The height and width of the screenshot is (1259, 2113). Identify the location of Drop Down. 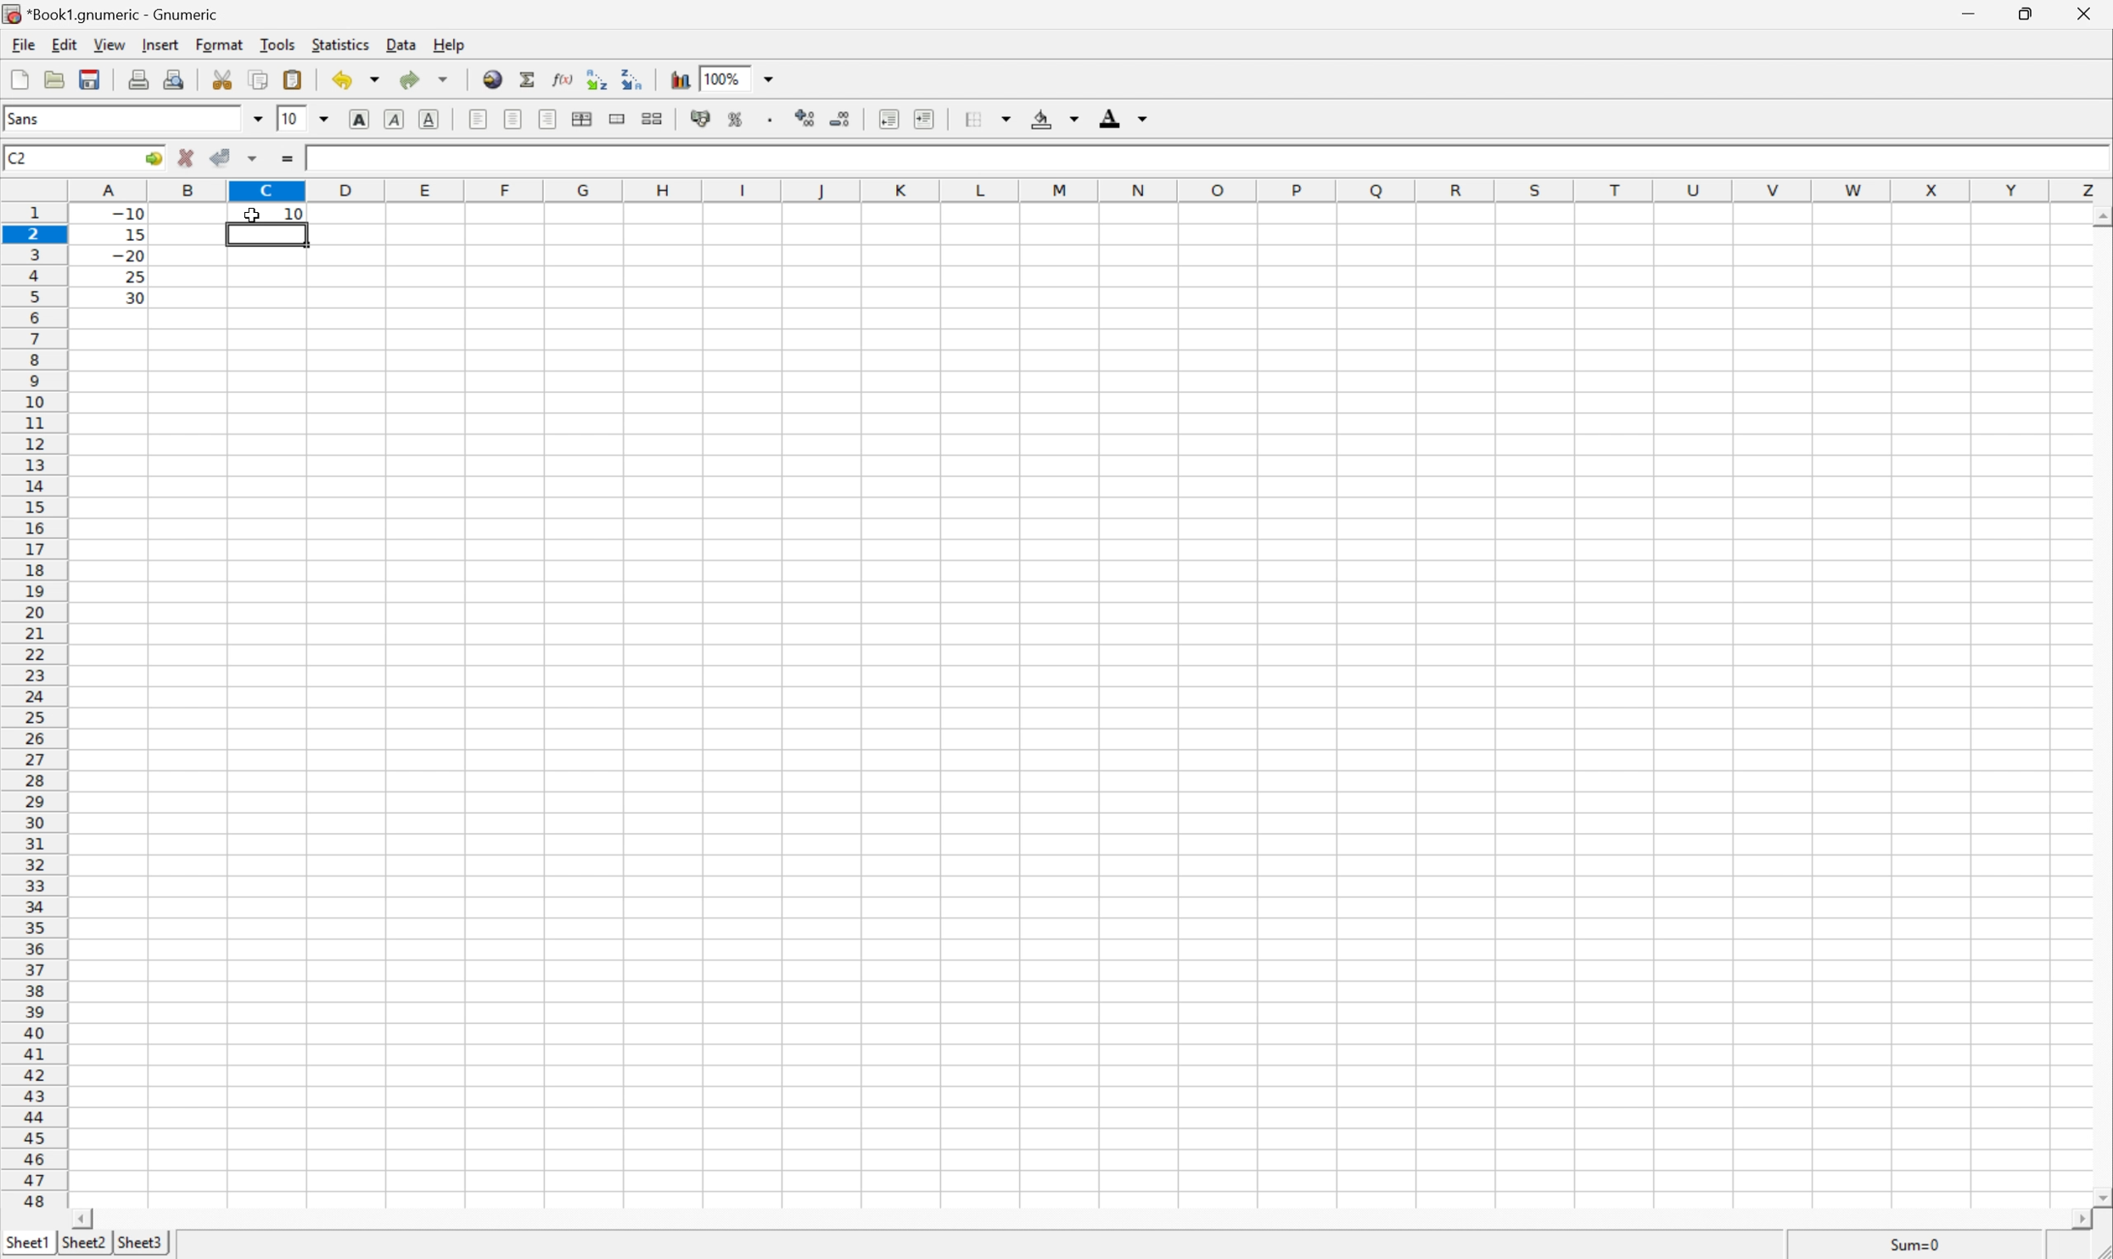
(327, 117).